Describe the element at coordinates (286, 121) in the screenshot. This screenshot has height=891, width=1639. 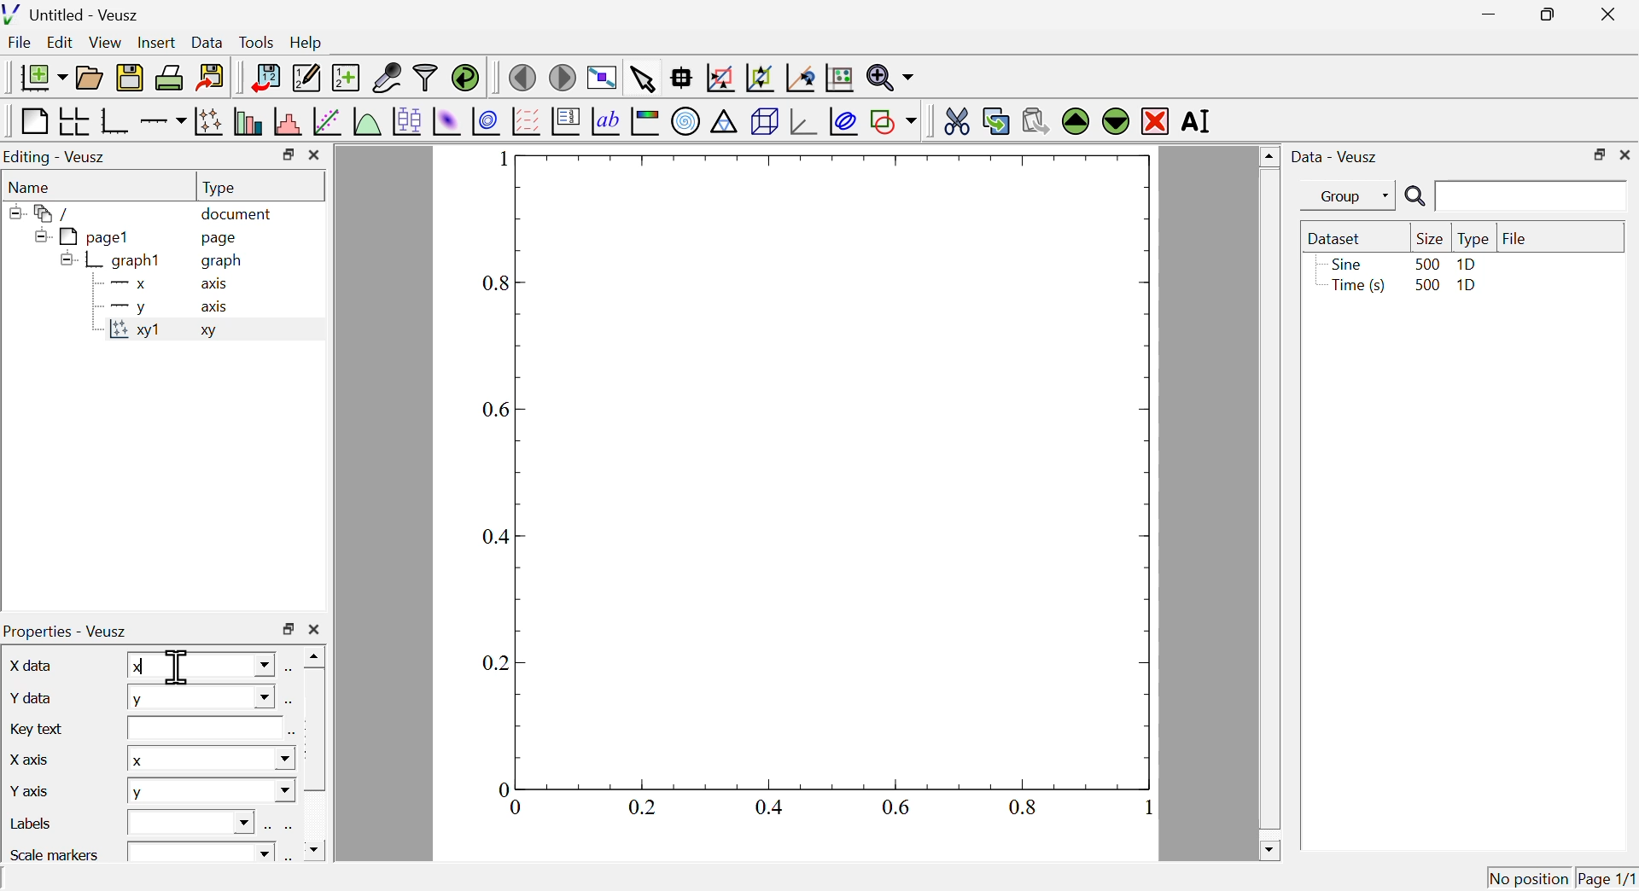
I see `histogram of a dataset` at that location.